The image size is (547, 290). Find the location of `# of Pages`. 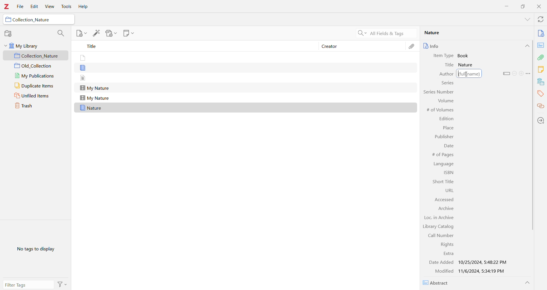

# of Pages is located at coordinates (442, 155).